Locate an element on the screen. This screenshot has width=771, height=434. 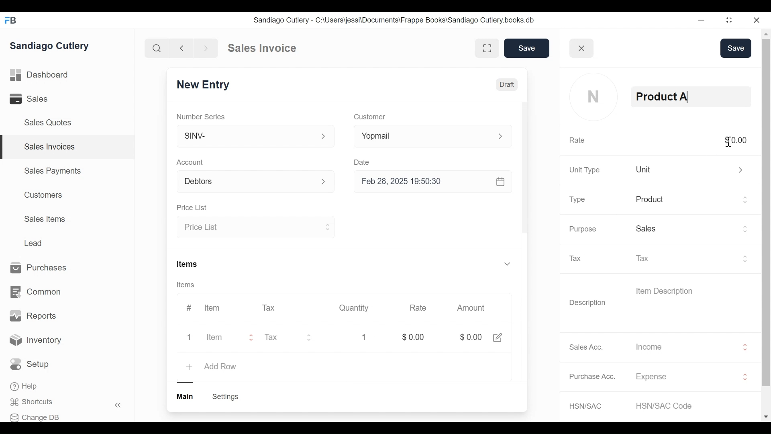
Tax  is located at coordinates (293, 336).